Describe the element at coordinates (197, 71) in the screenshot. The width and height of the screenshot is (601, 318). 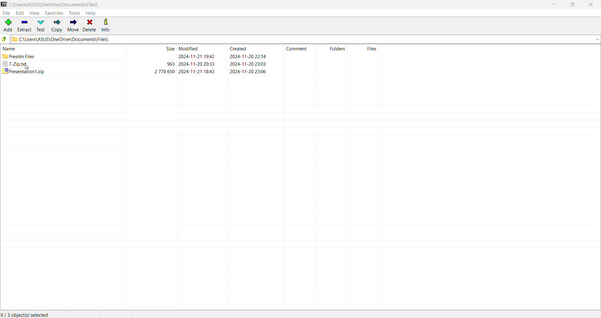
I see `modified date & time` at that location.